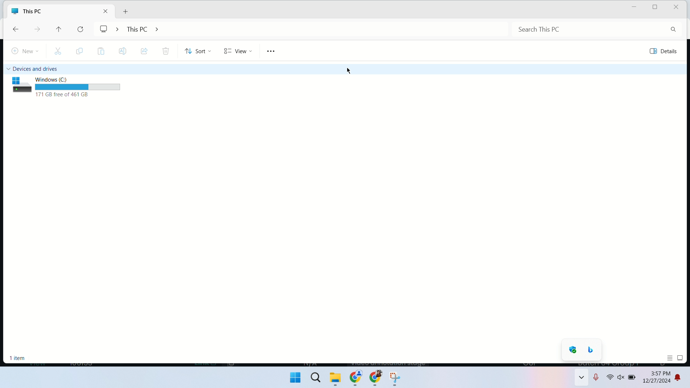  I want to click on forward, so click(40, 29).